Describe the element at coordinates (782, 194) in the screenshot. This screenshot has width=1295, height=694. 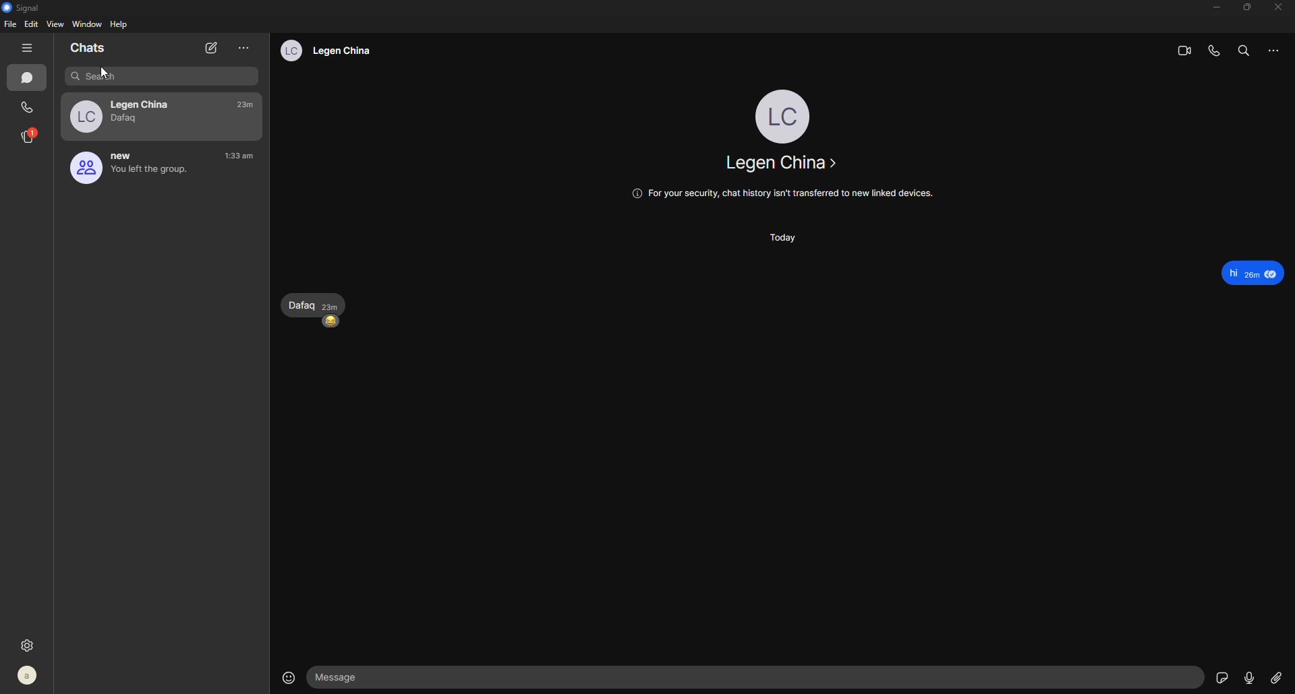
I see `@ For your security, chat history isn't transferred to new linked devices.` at that location.